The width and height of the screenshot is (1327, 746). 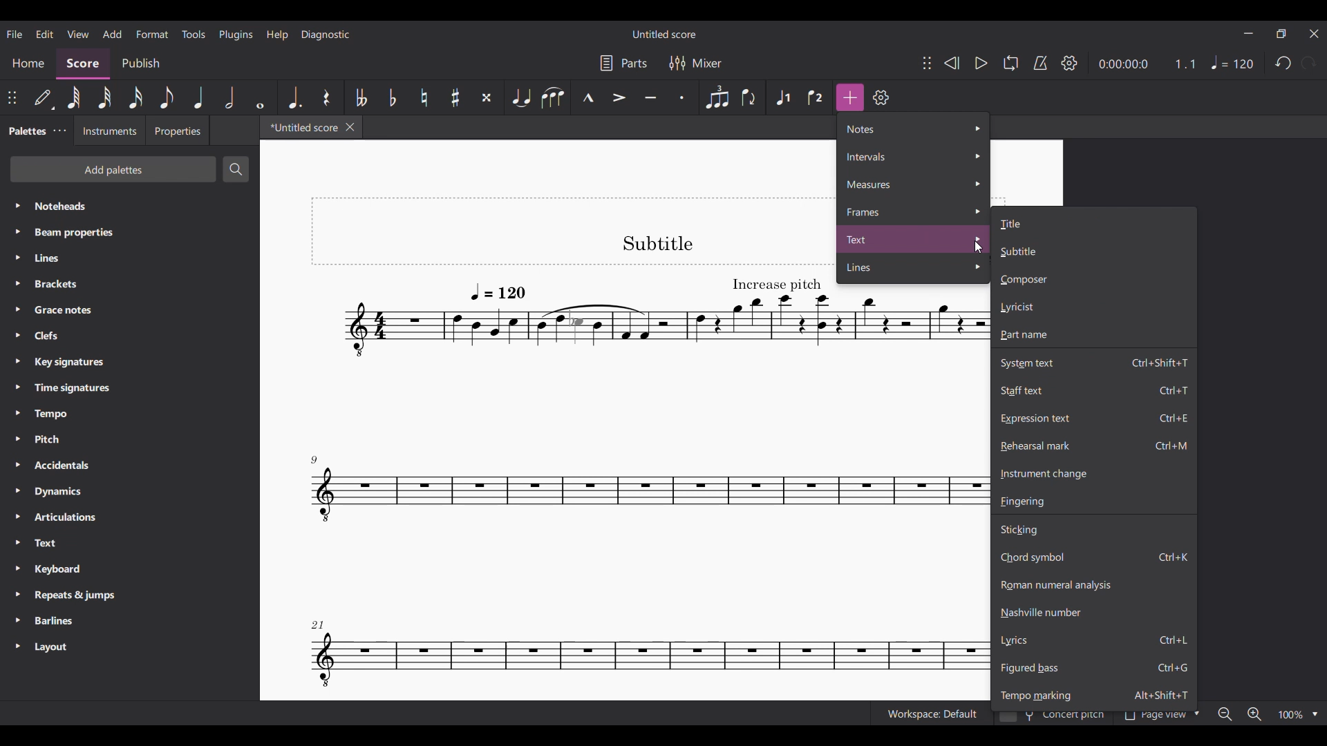 I want to click on Play, so click(x=982, y=63).